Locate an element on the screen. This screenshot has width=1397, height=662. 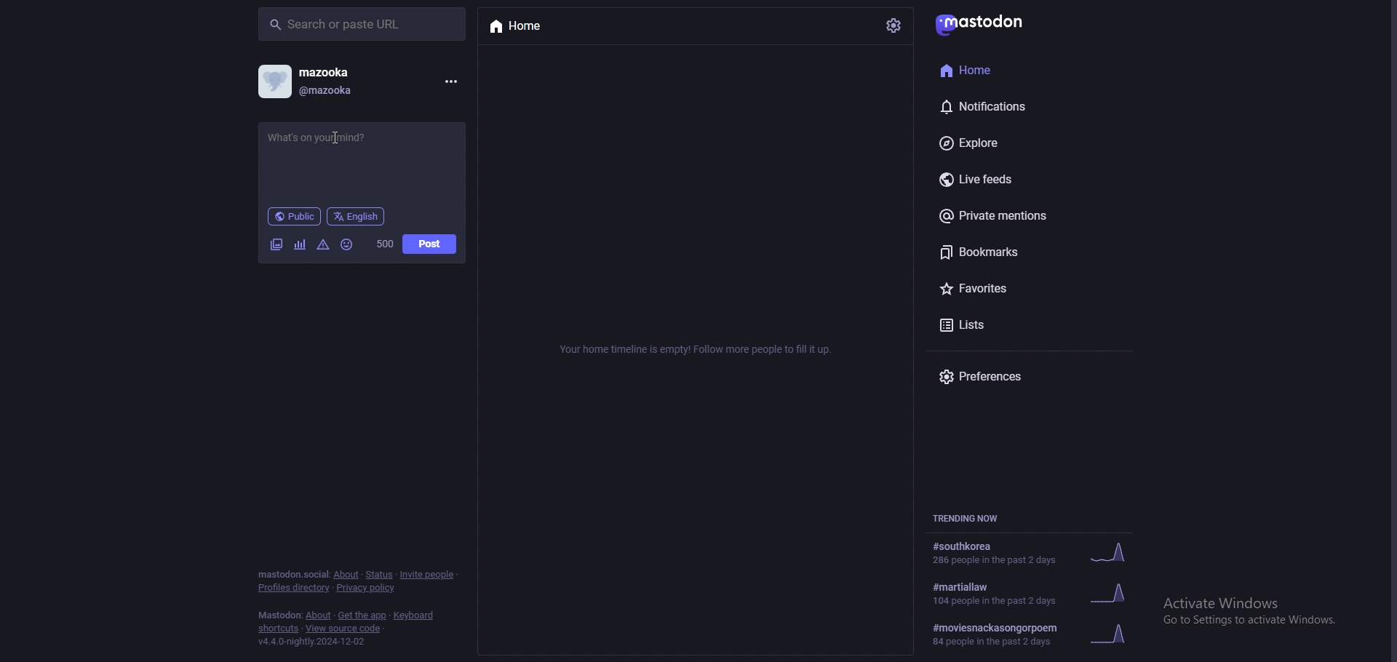
status is located at coordinates (378, 575).